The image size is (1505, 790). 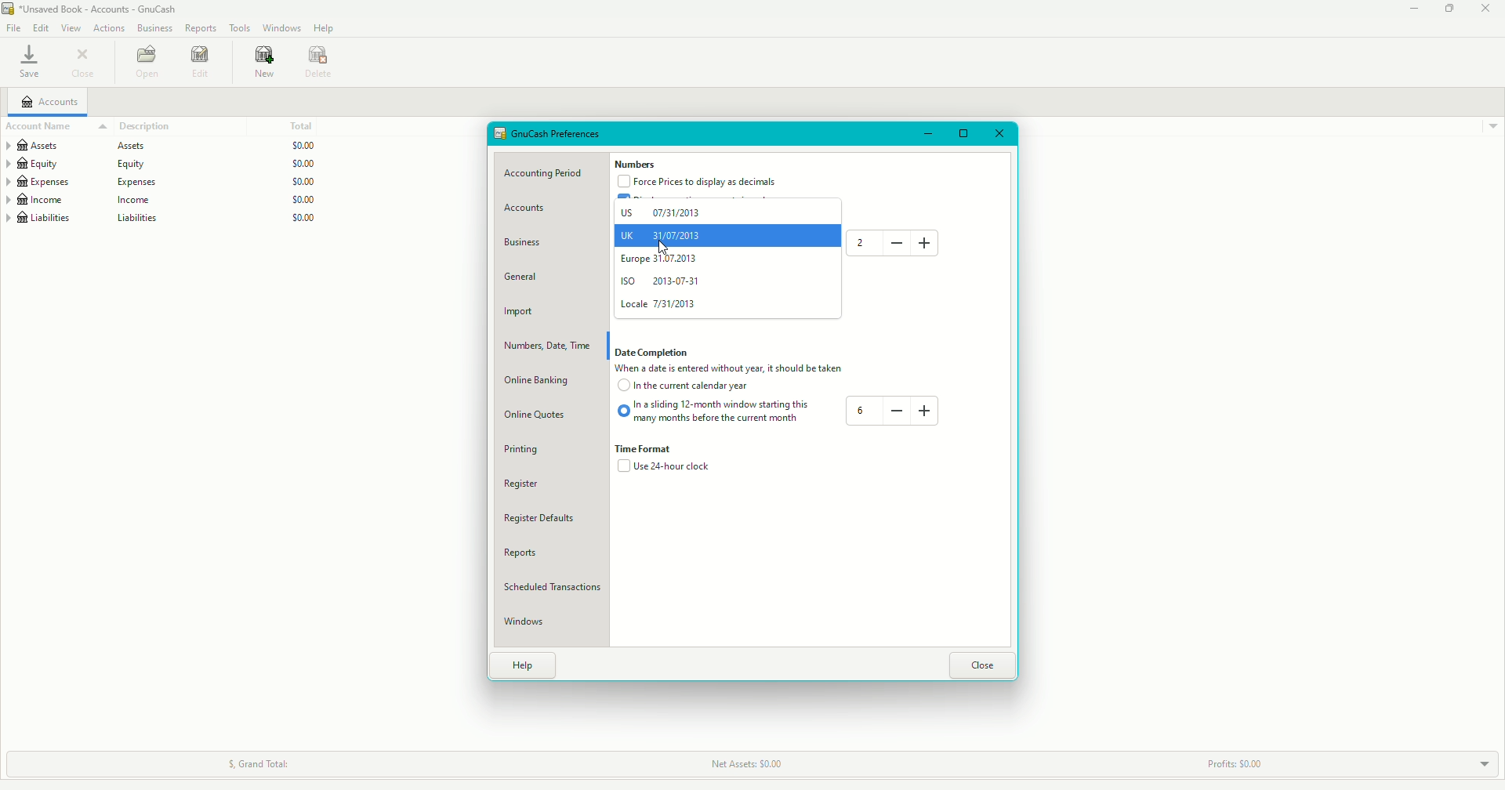 What do you see at coordinates (662, 261) in the screenshot?
I see `Europe` at bounding box center [662, 261].